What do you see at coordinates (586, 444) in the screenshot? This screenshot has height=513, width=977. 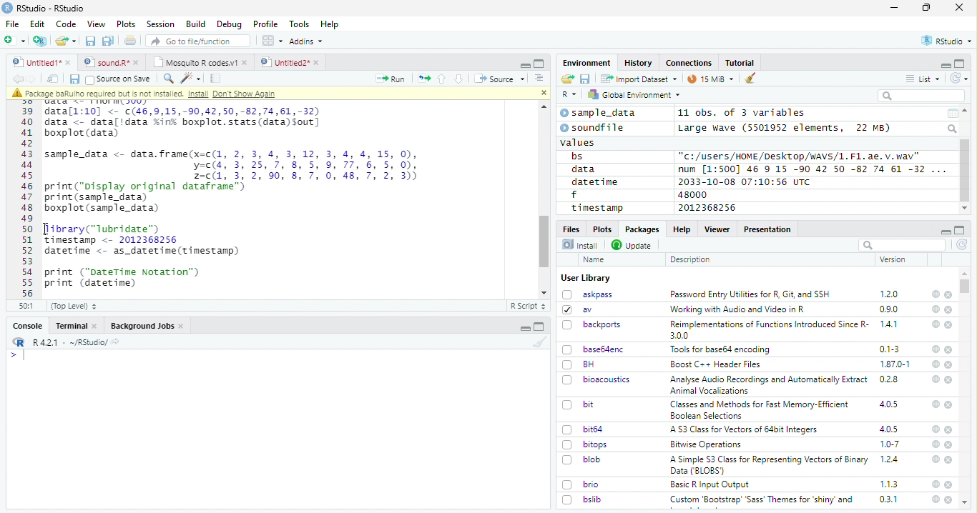 I see `bitops` at bounding box center [586, 444].